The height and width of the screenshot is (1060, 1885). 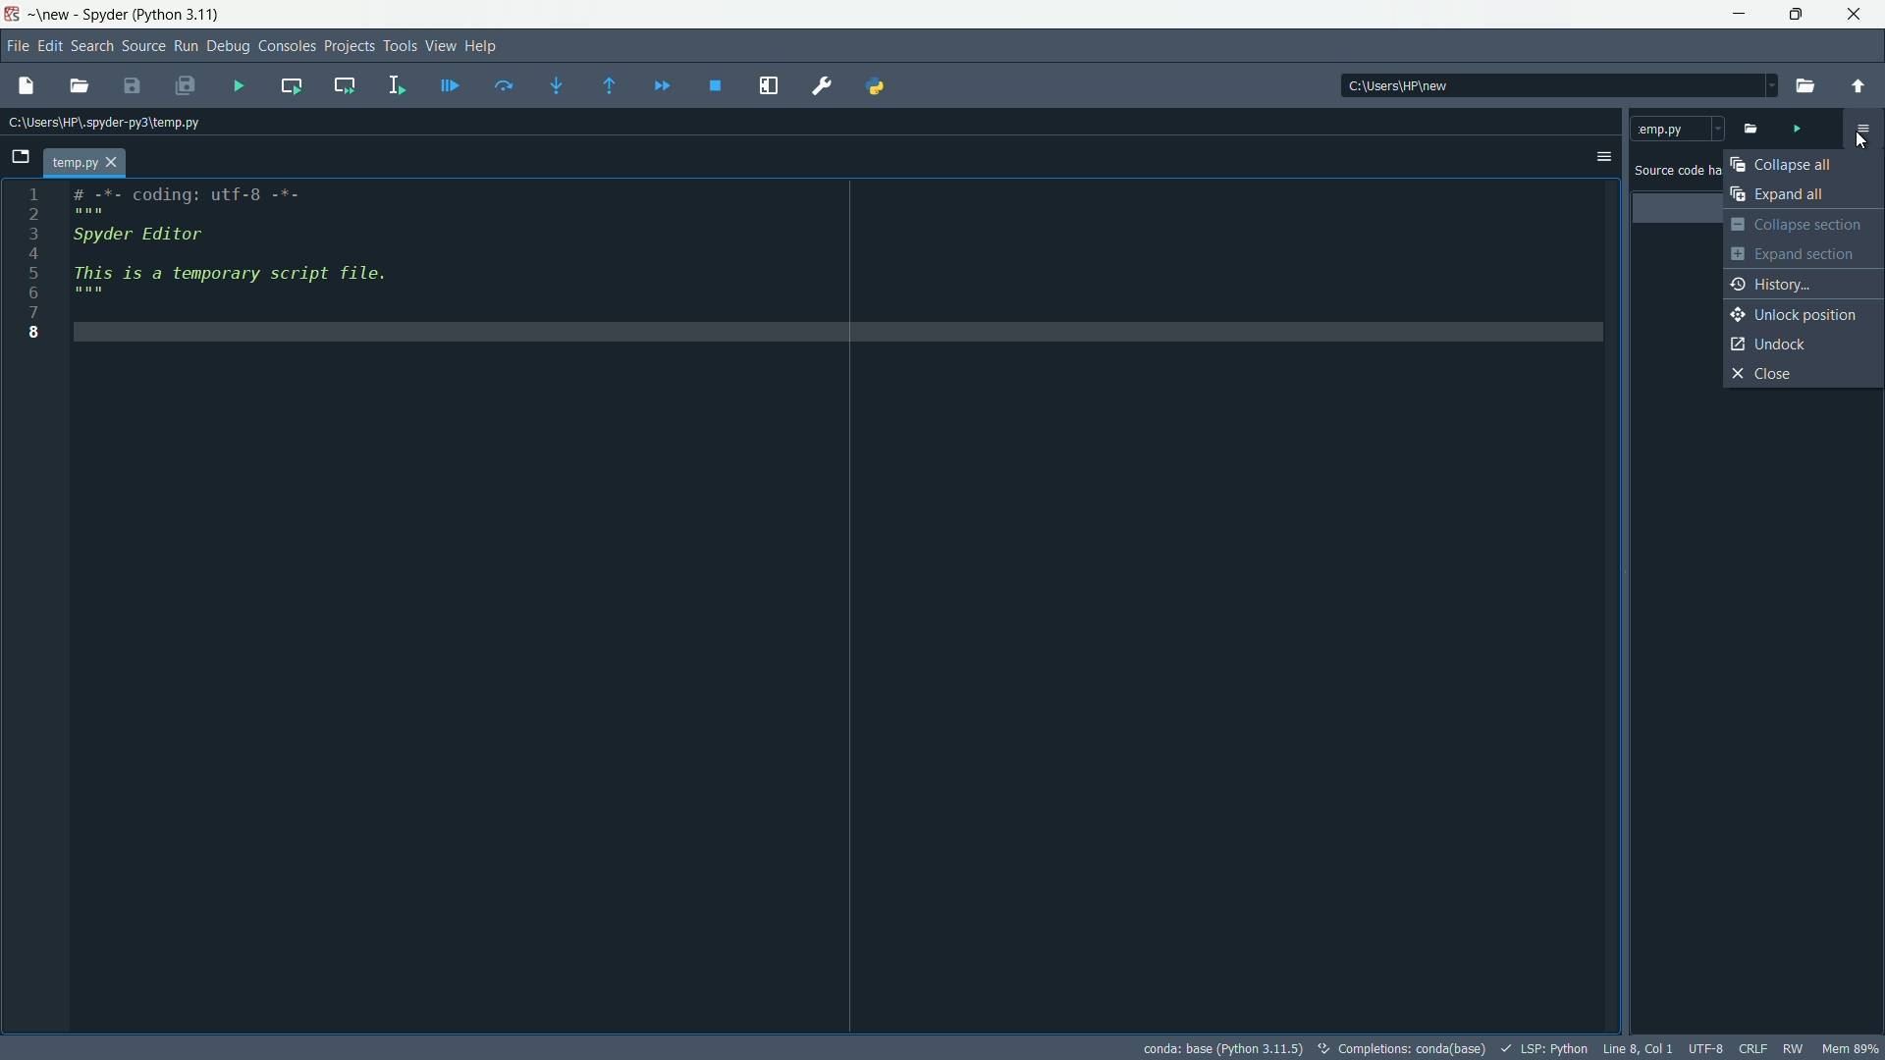 I want to click on conda: base(Python 3.11.5), so click(x=1214, y=1048).